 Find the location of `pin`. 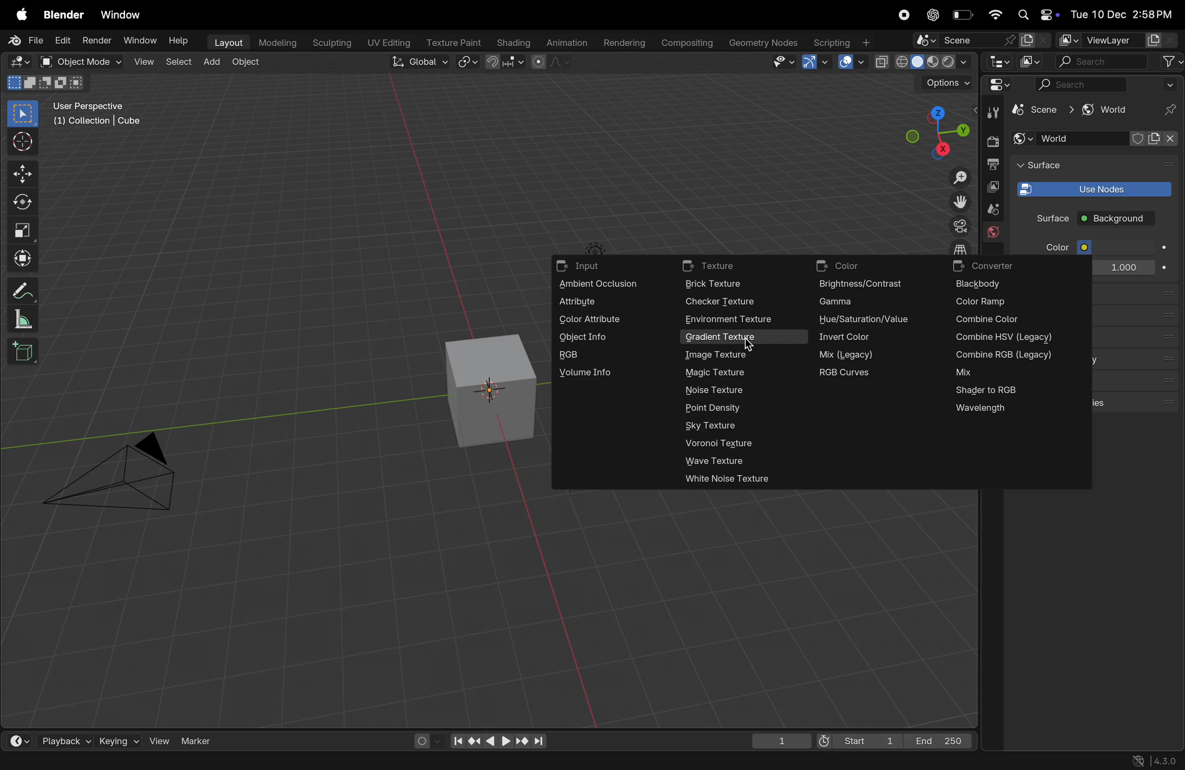

pin is located at coordinates (1167, 110).